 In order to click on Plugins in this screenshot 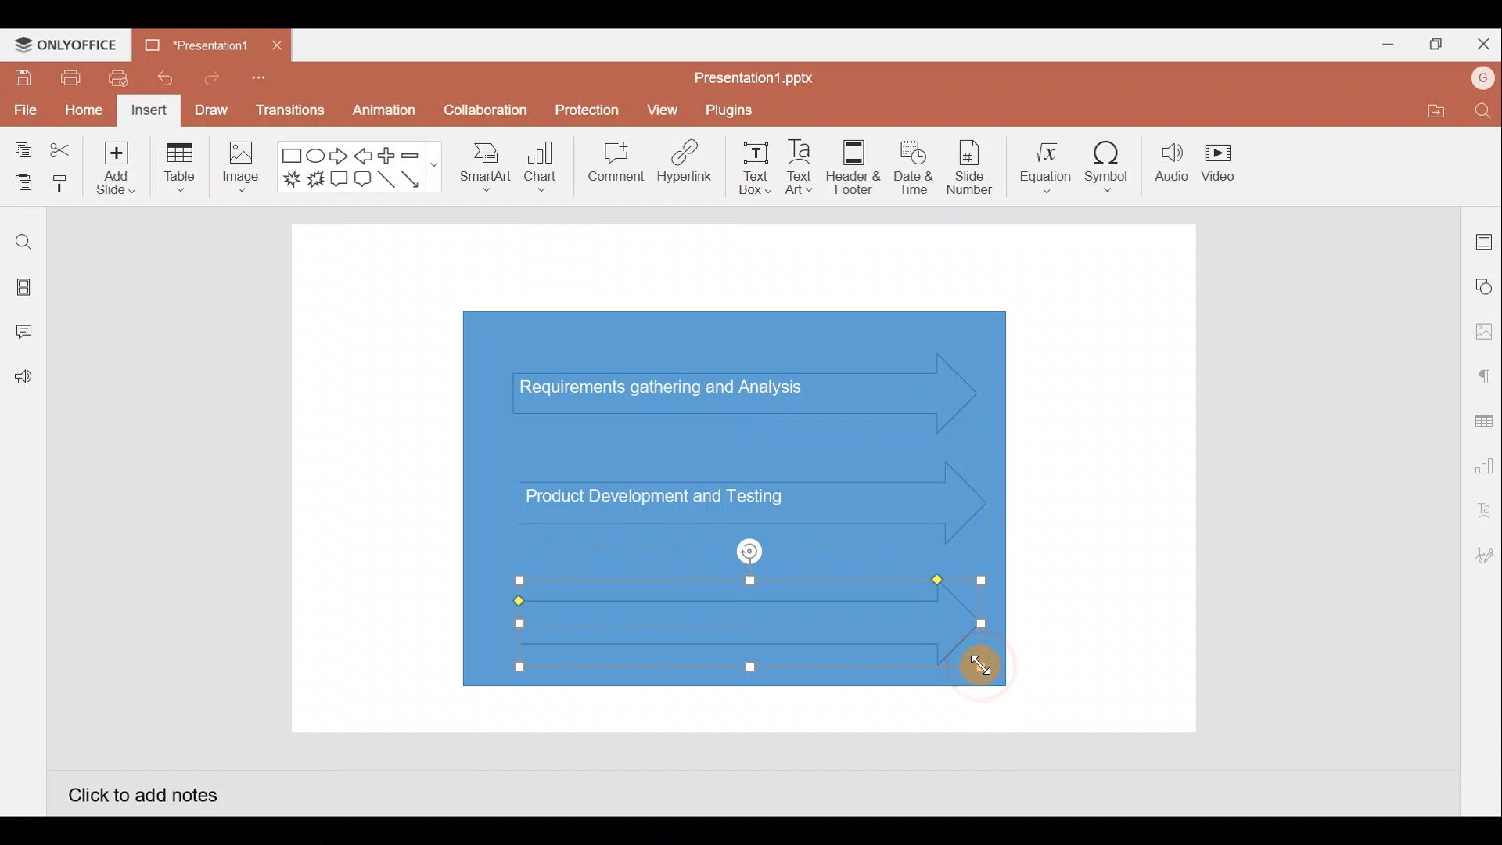, I will do `click(740, 108)`.